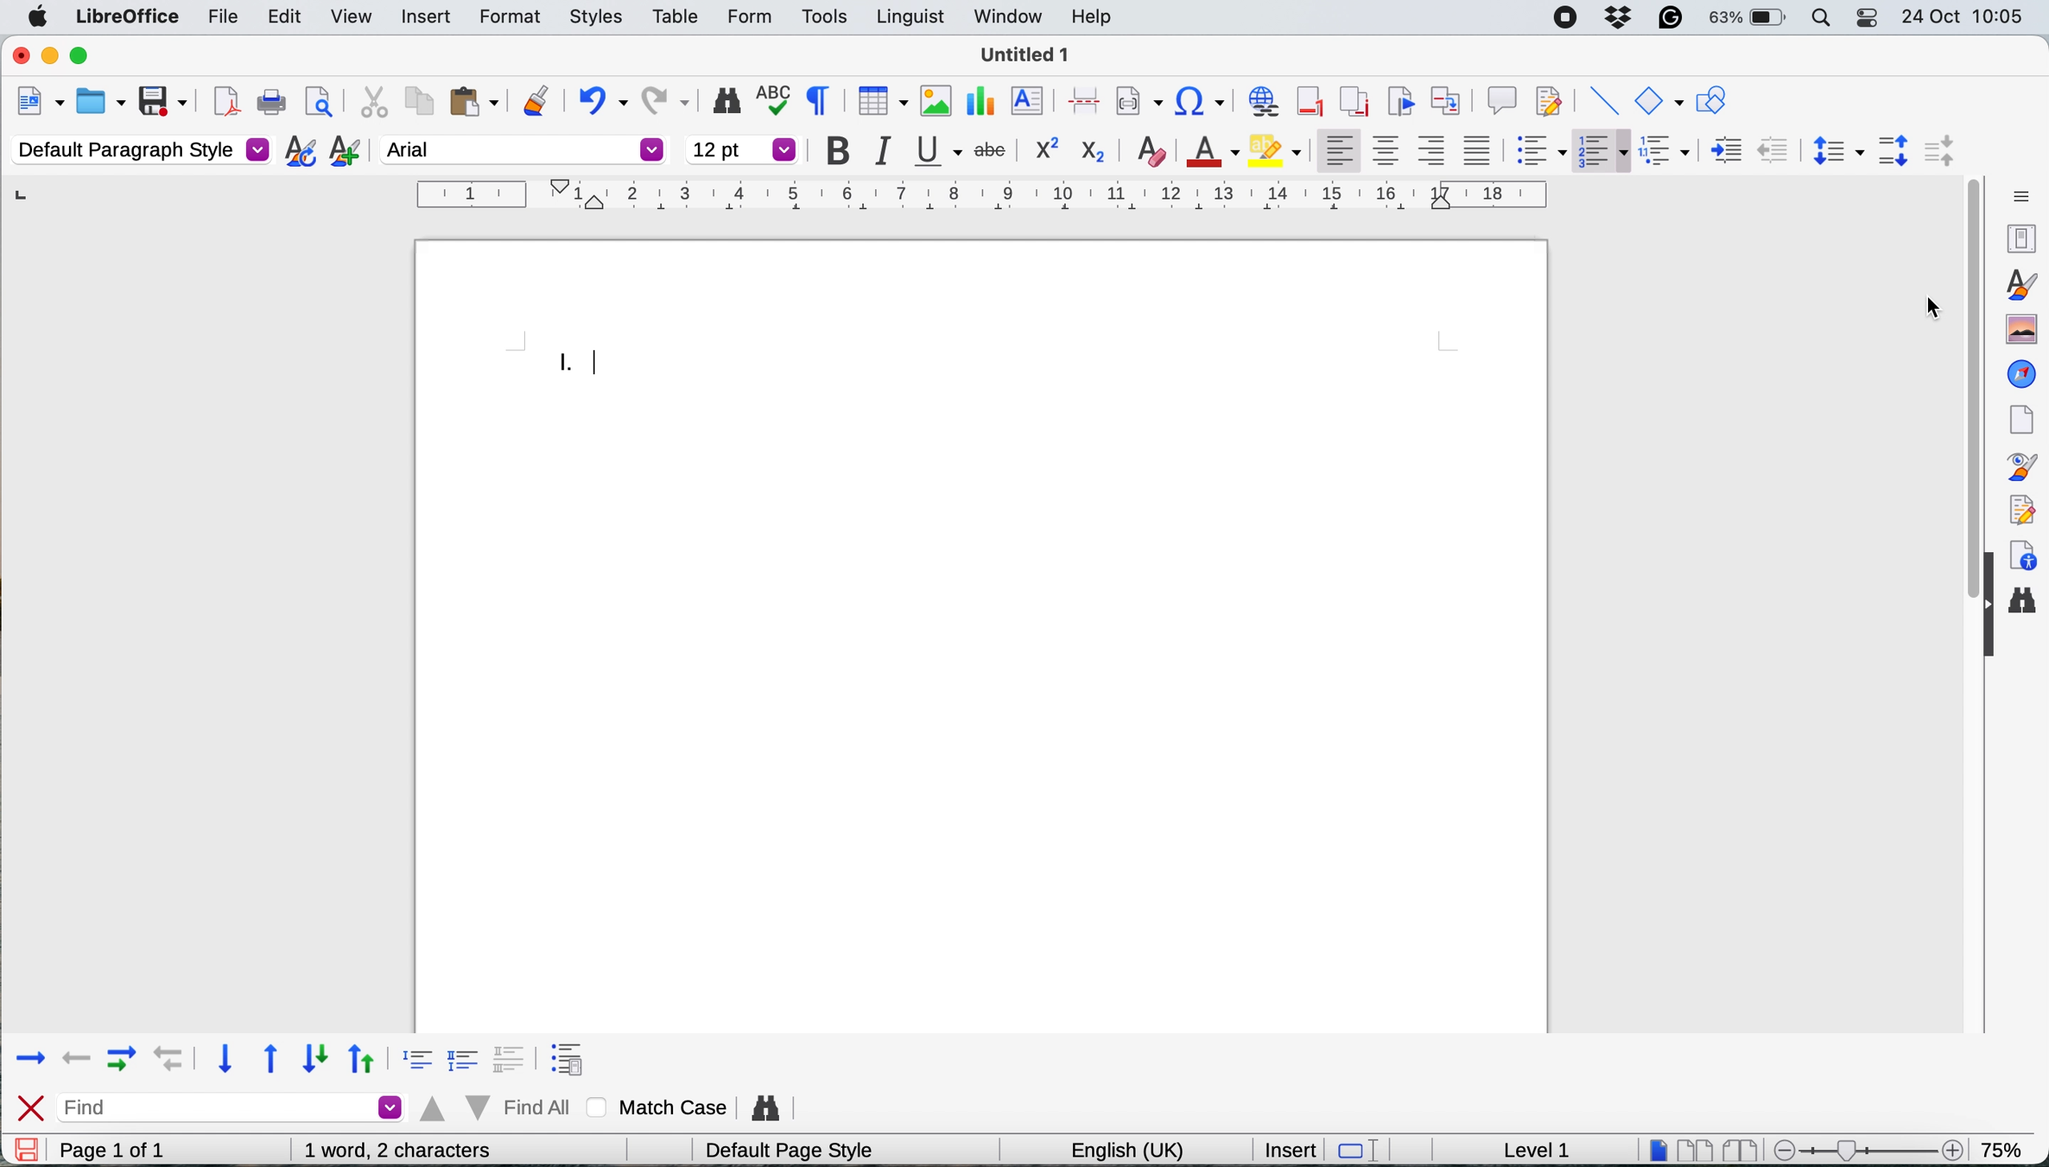 The image size is (2049, 1167). What do you see at coordinates (30, 1056) in the screenshot?
I see `forward` at bounding box center [30, 1056].